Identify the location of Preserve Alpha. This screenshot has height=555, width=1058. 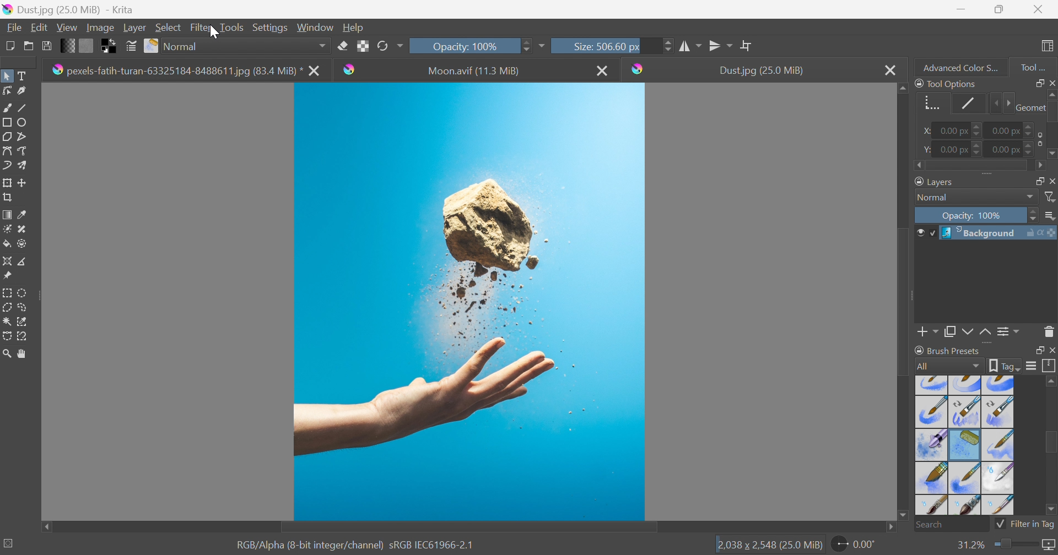
(363, 46).